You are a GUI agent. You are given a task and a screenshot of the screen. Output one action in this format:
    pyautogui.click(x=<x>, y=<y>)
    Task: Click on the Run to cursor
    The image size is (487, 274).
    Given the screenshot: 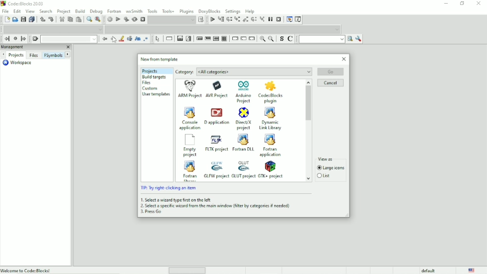 What is the action you would take?
    pyautogui.click(x=221, y=20)
    